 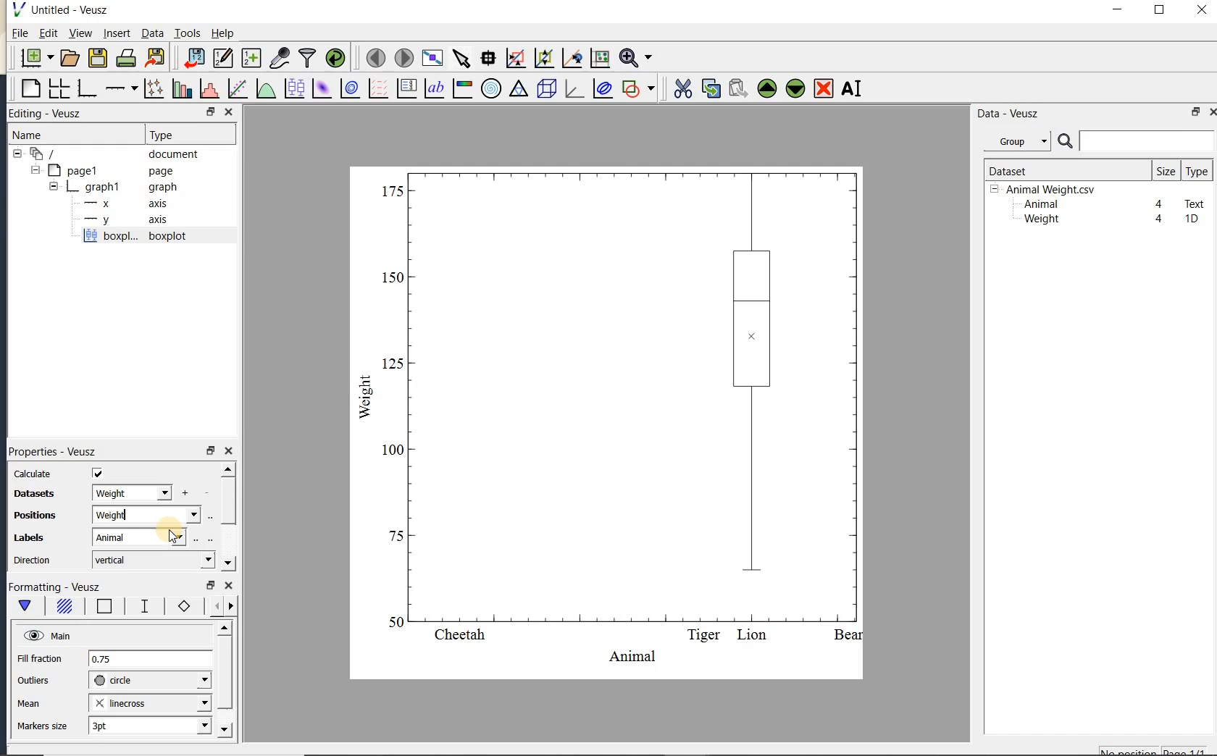 I want to click on plot a vector field, so click(x=376, y=89).